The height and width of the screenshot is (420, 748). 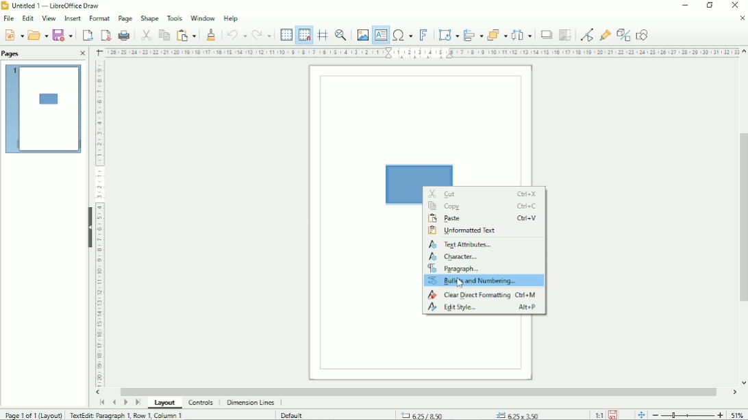 I want to click on Save, so click(x=63, y=35).